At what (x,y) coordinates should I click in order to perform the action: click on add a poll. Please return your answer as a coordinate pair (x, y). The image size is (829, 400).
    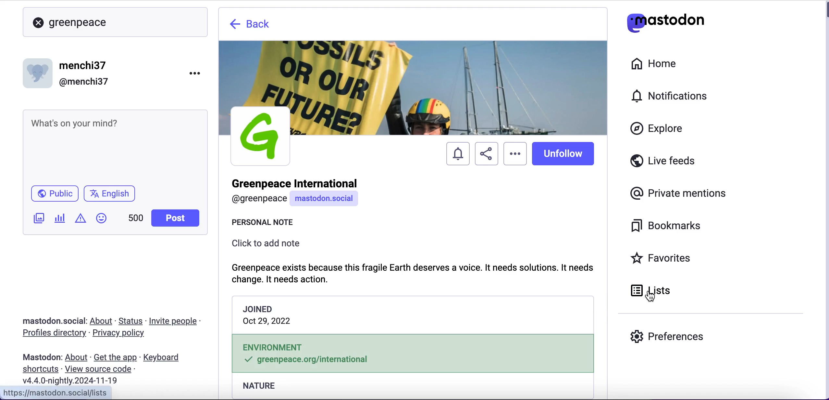
    Looking at the image, I should click on (59, 220).